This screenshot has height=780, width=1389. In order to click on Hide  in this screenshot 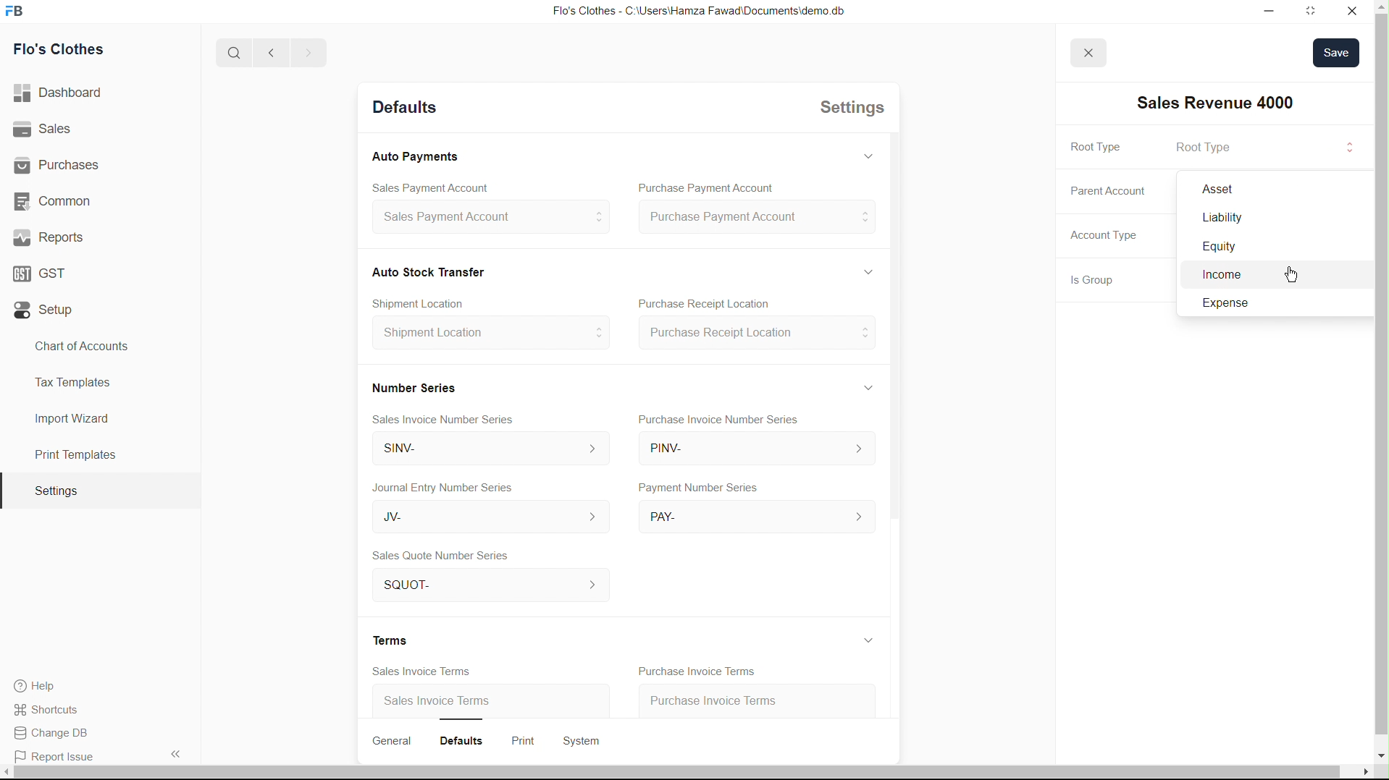, I will do `click(876, 386)`.